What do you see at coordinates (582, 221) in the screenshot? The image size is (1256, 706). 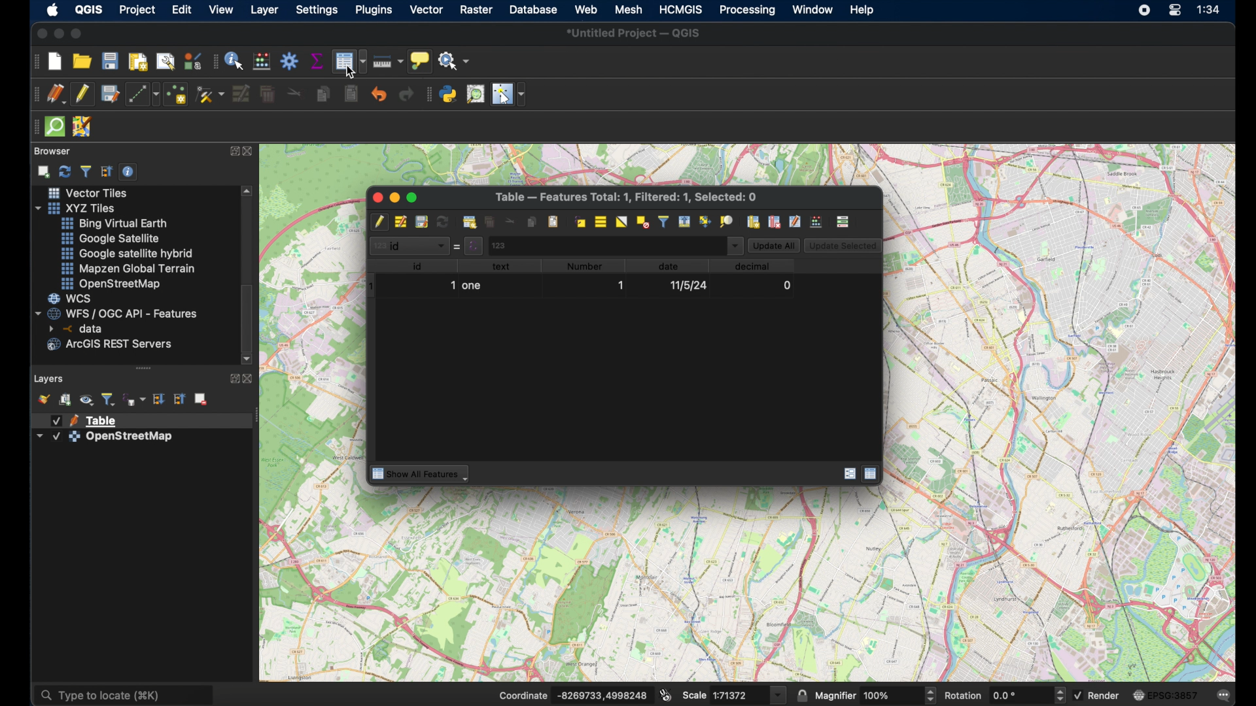 I see `select features using expression` at bounding box center [582, 221].